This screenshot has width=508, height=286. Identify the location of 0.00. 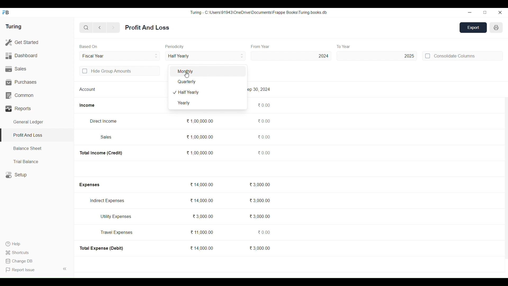
(264, 105).